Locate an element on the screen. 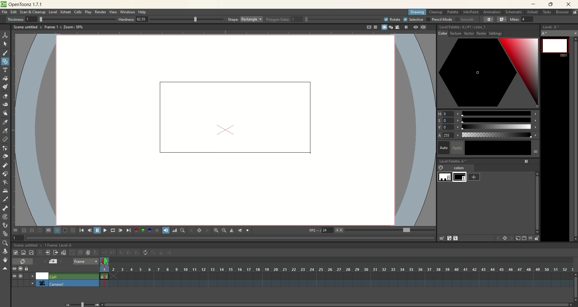 The height and width of the screenshot is (307, 578). finger tool is located at coordinates (5, 113).